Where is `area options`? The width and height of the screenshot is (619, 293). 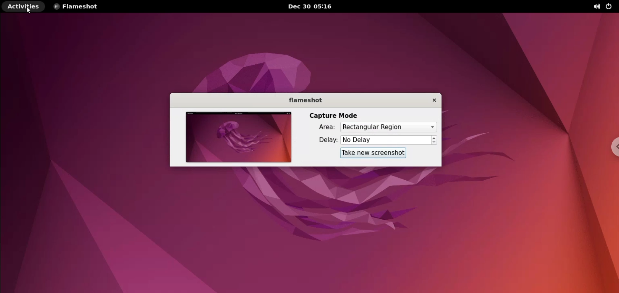 area options is located at coordinates (388, 127).